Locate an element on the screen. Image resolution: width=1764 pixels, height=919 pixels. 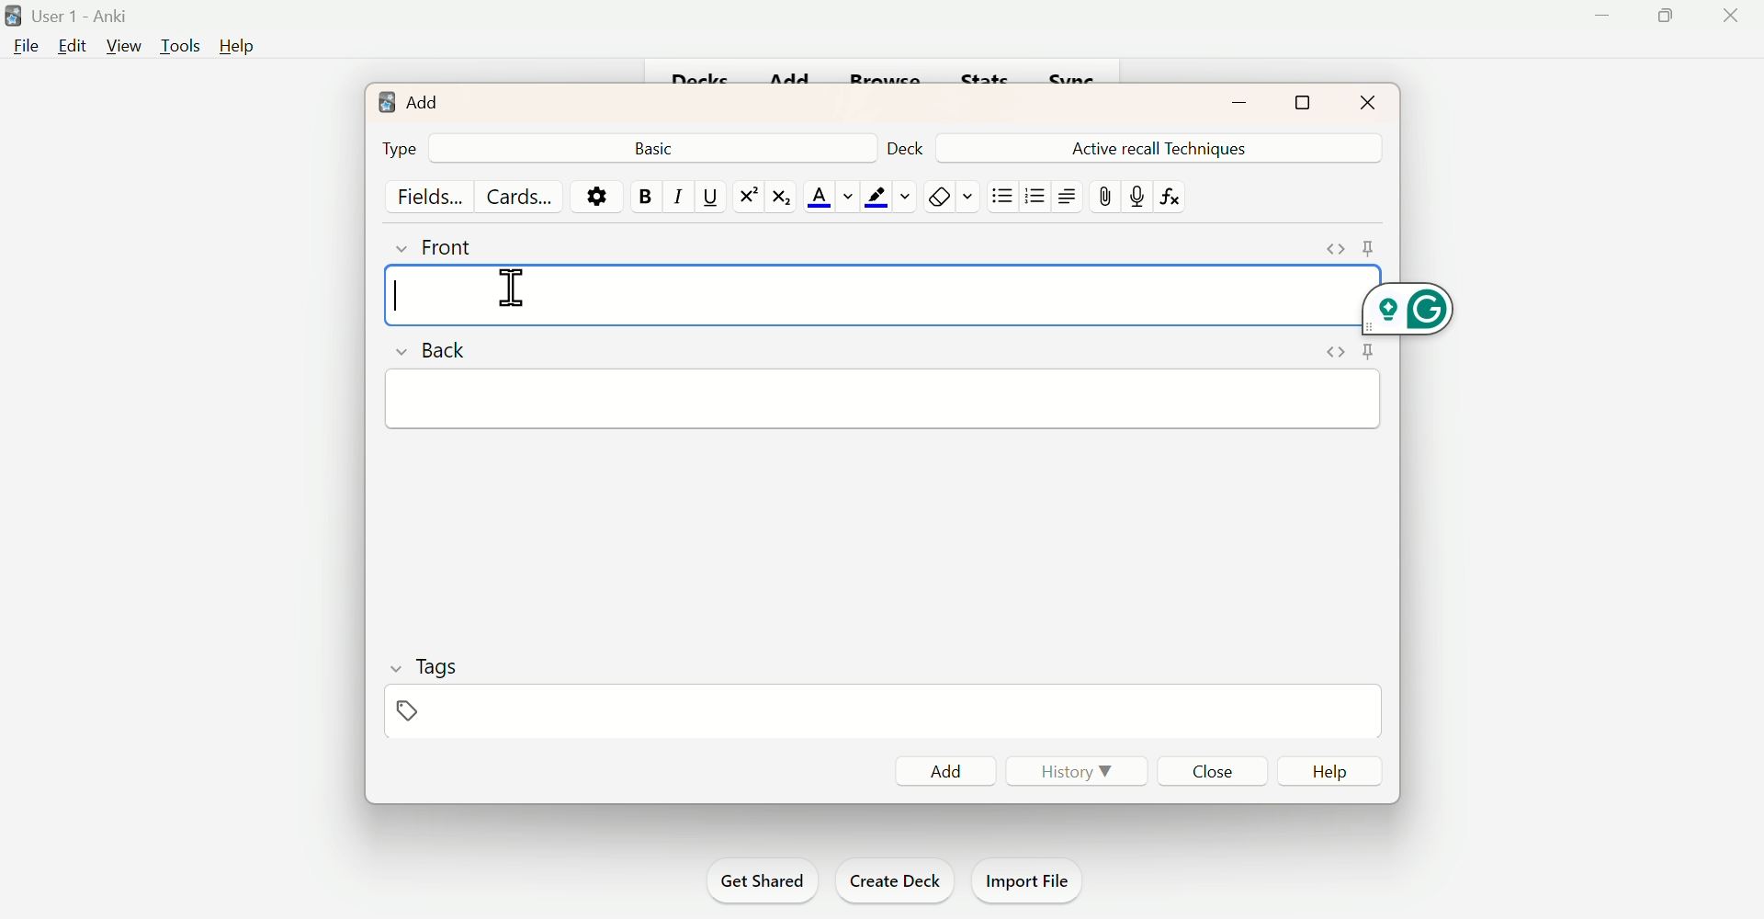
Text Color is located at coordinates (826, 195).